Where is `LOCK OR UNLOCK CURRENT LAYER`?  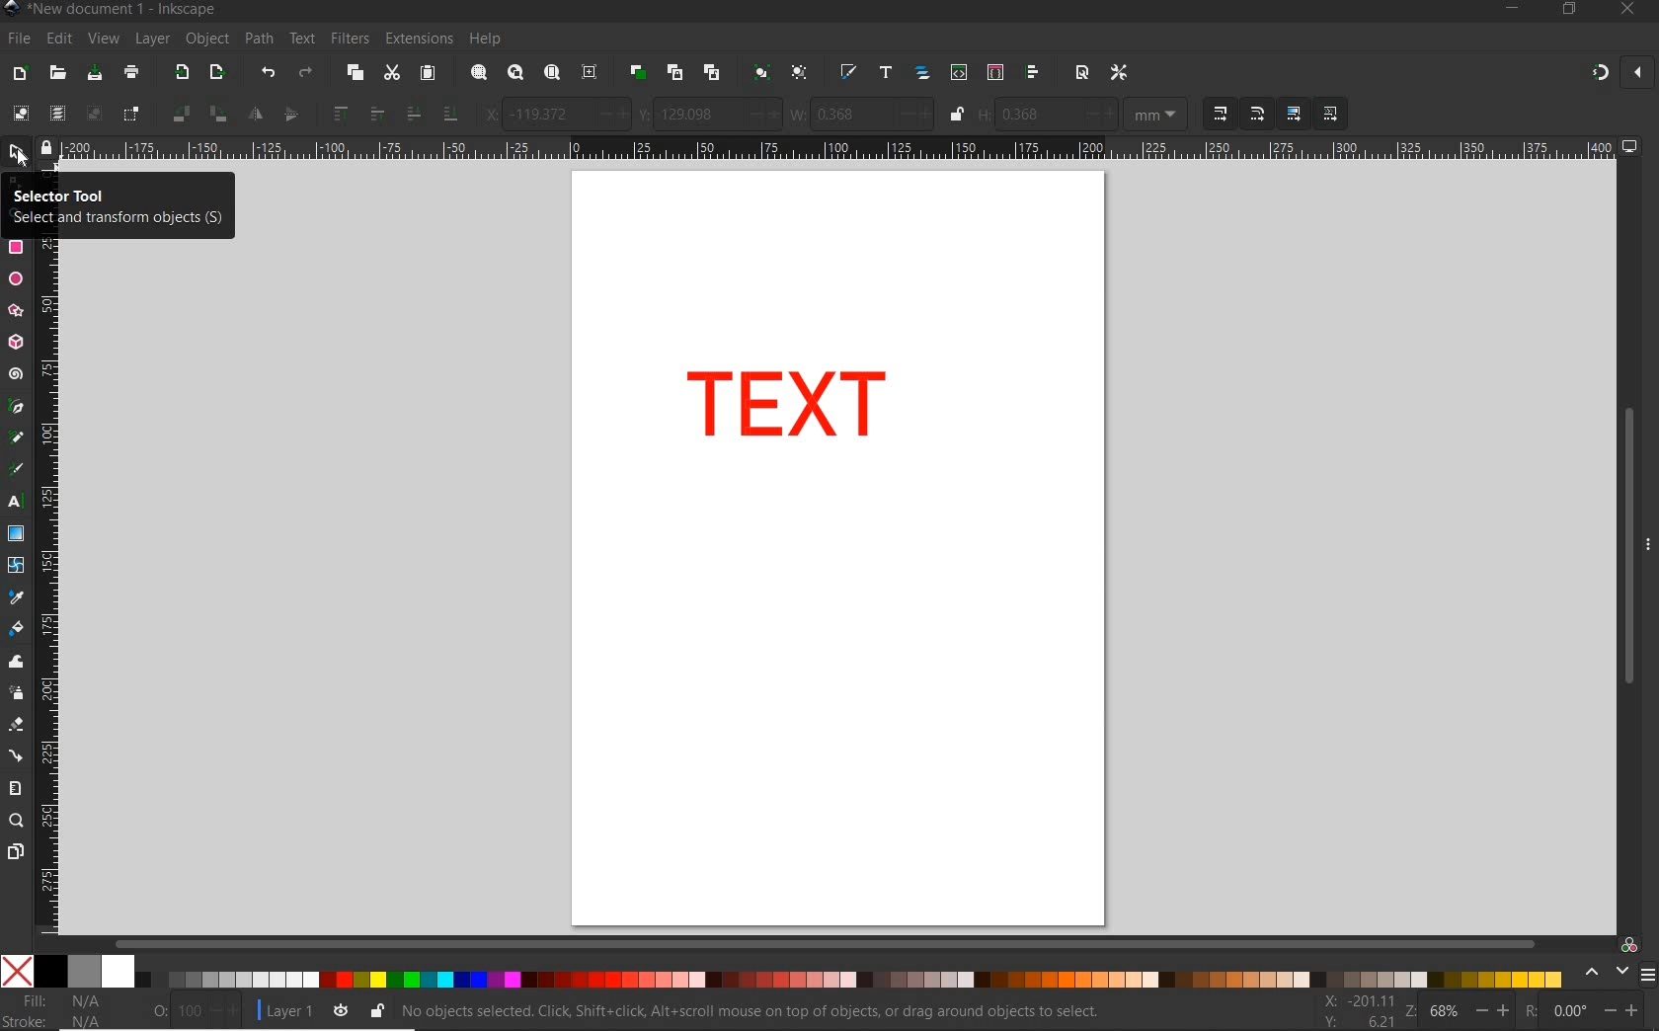
LOCK OR UNLOCK CURRENT LAYER is located at coordinates (376, 1013).